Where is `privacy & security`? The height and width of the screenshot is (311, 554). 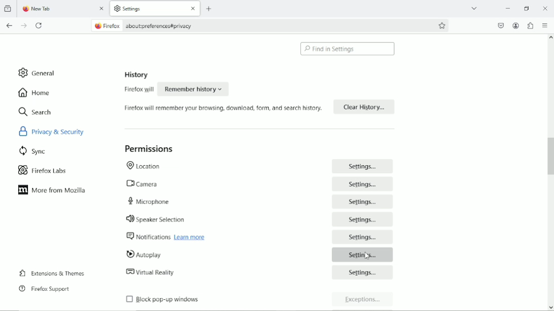
privacy & security is located at coordinates (64, 131).